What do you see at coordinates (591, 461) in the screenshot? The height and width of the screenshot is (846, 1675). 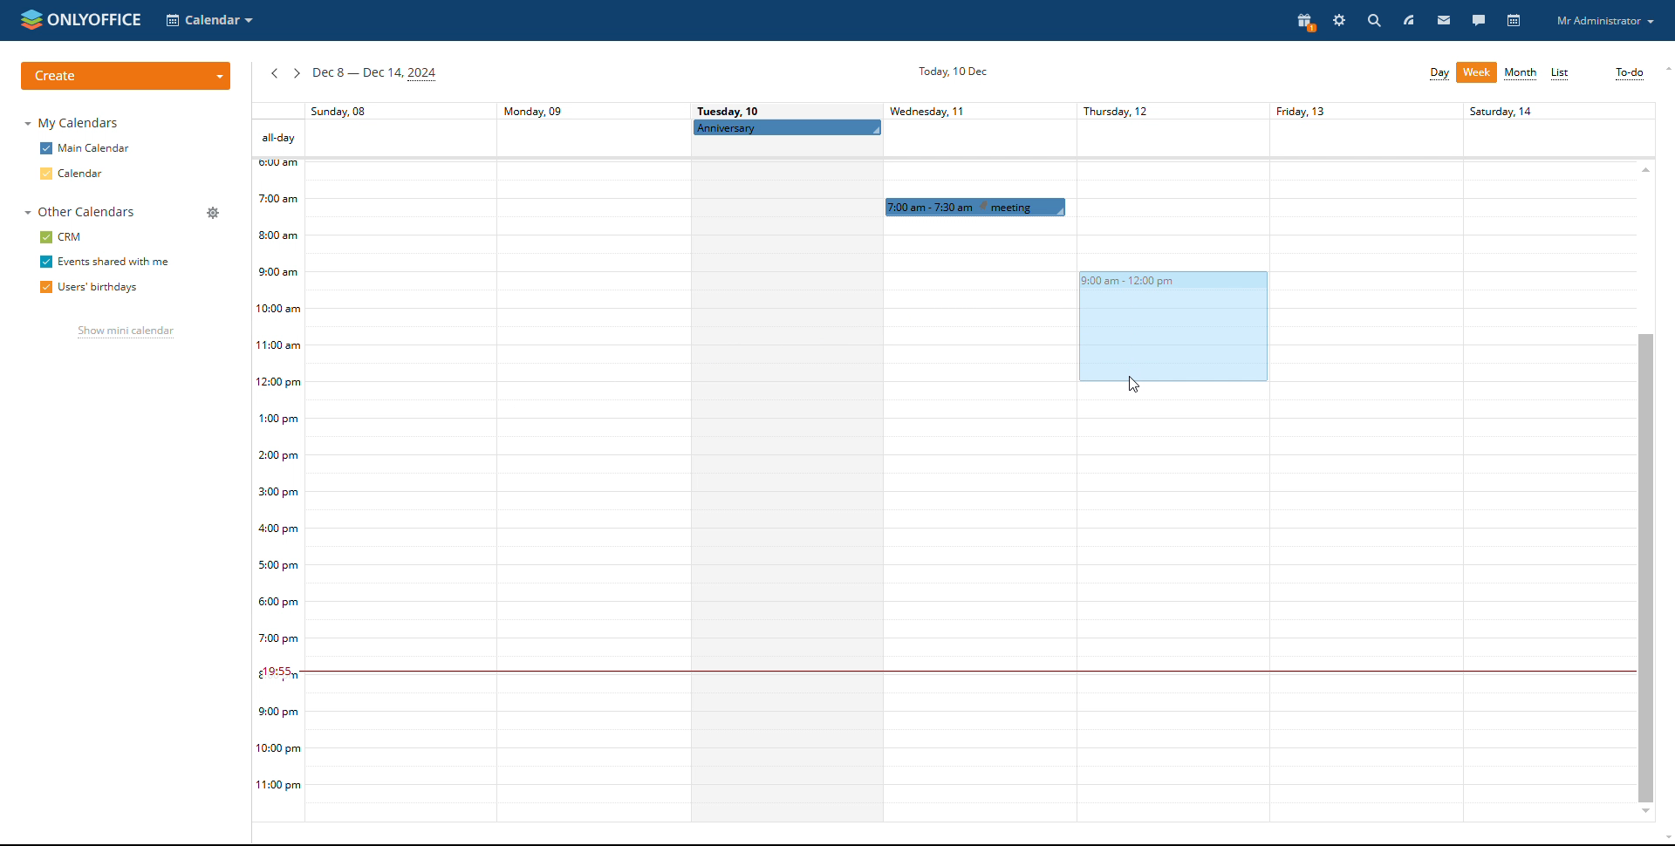 I see `monday` at bounding box center [591, 461].